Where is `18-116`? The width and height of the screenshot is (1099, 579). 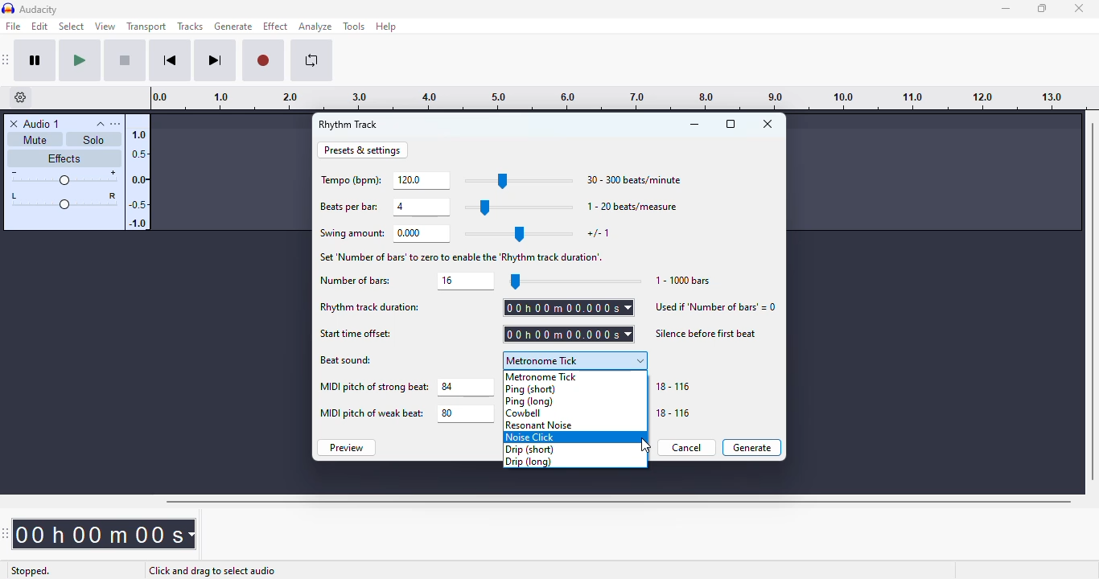 18-116 is located at coordinates (673, 387).